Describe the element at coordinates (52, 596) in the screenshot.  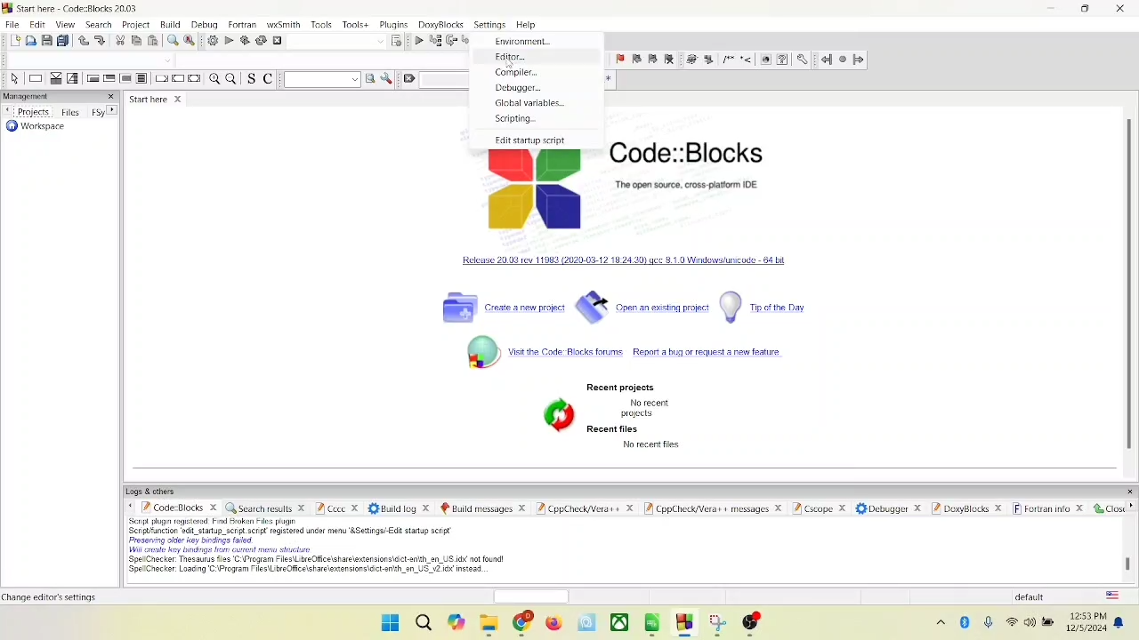
I see `start here` at that location.